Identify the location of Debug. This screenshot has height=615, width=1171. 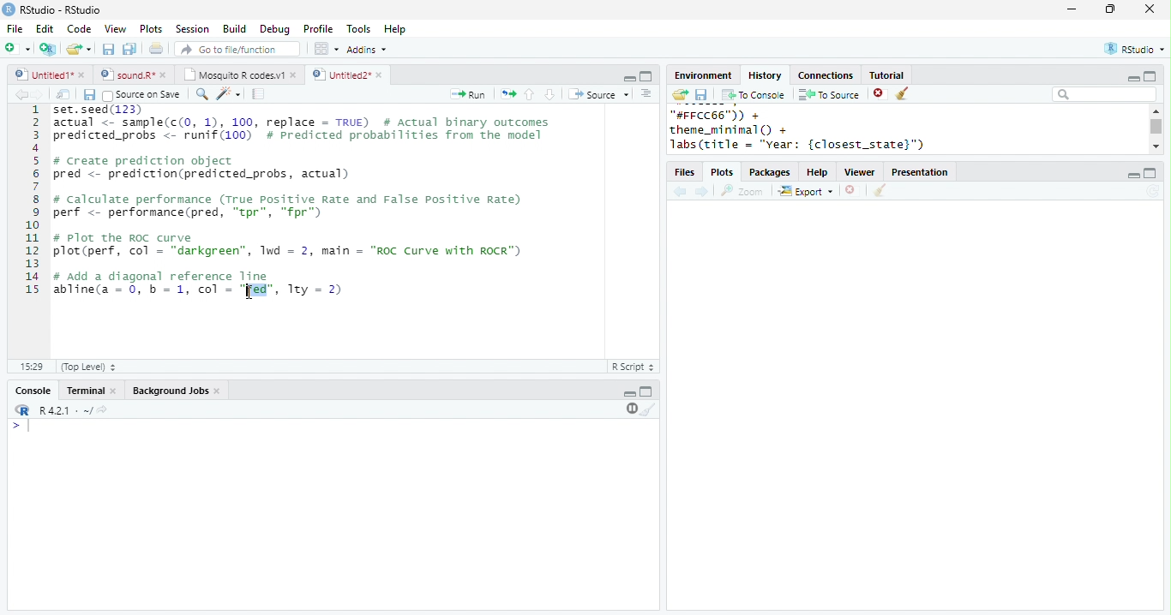
(277, 30).